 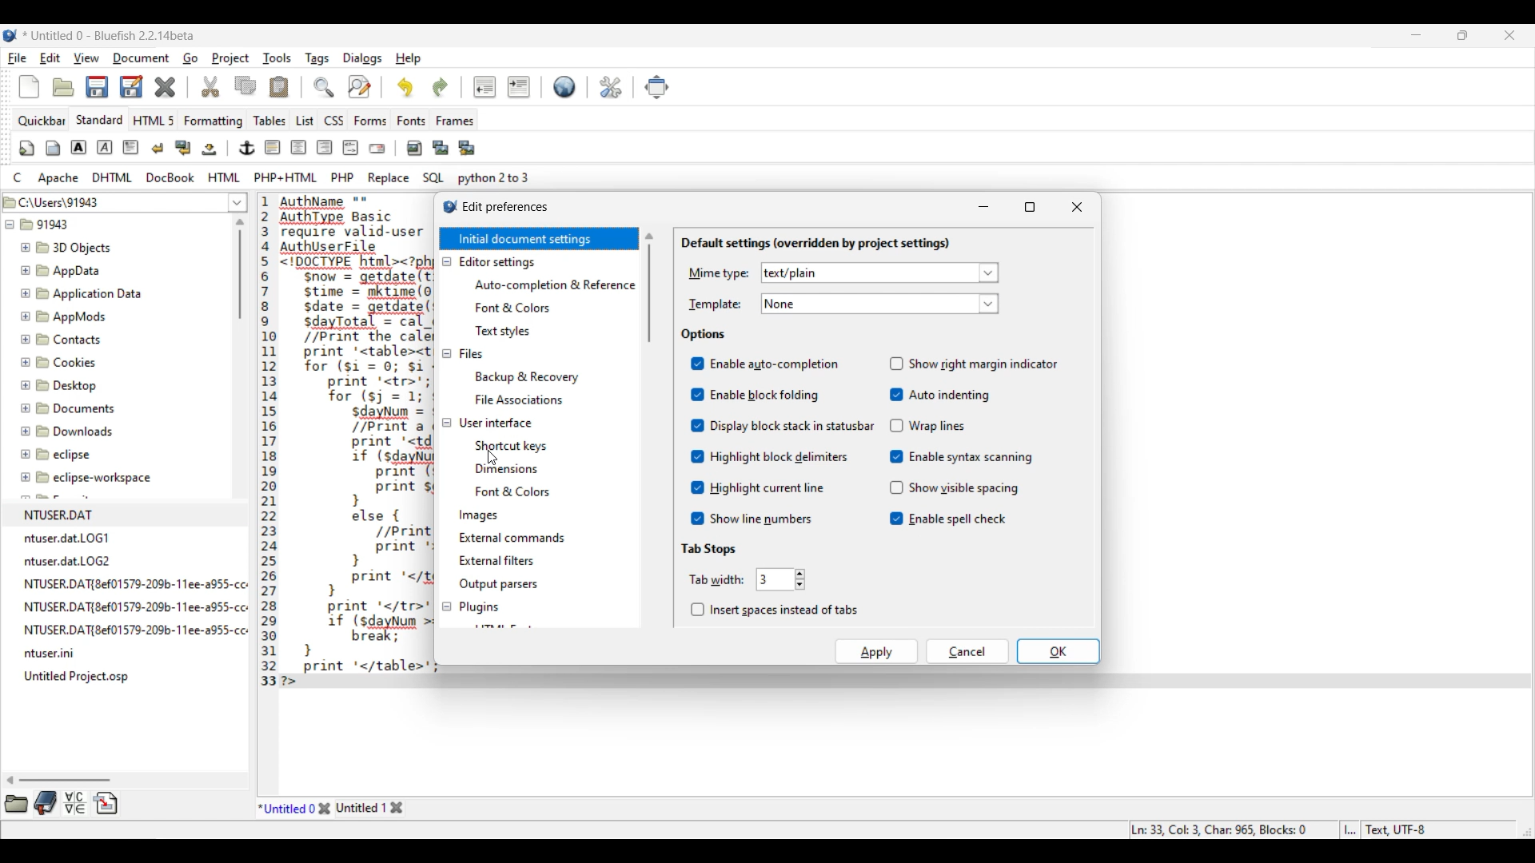 I want to click on Output parsers, so click(x=498, y=585).